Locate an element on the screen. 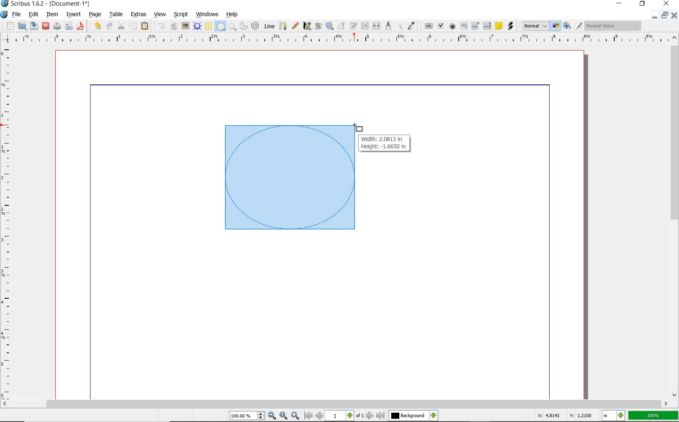 The width and height of the screenshot is (679, 422). PDF CHECK BOX is located at coordinates (441, 25).